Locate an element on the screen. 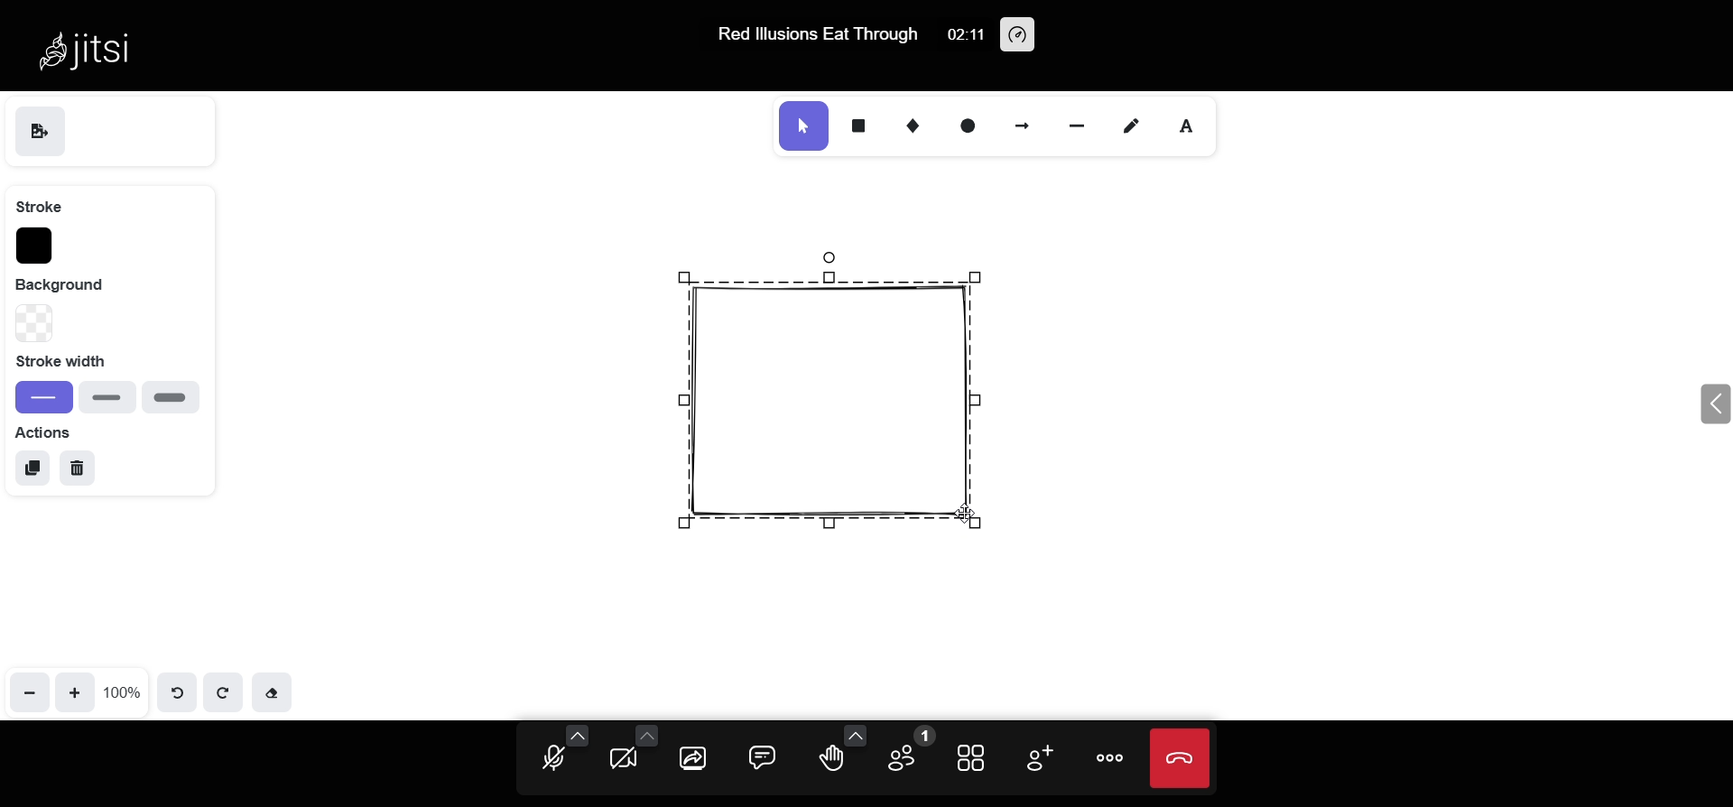  diamond is located at coordinates (917, 125).